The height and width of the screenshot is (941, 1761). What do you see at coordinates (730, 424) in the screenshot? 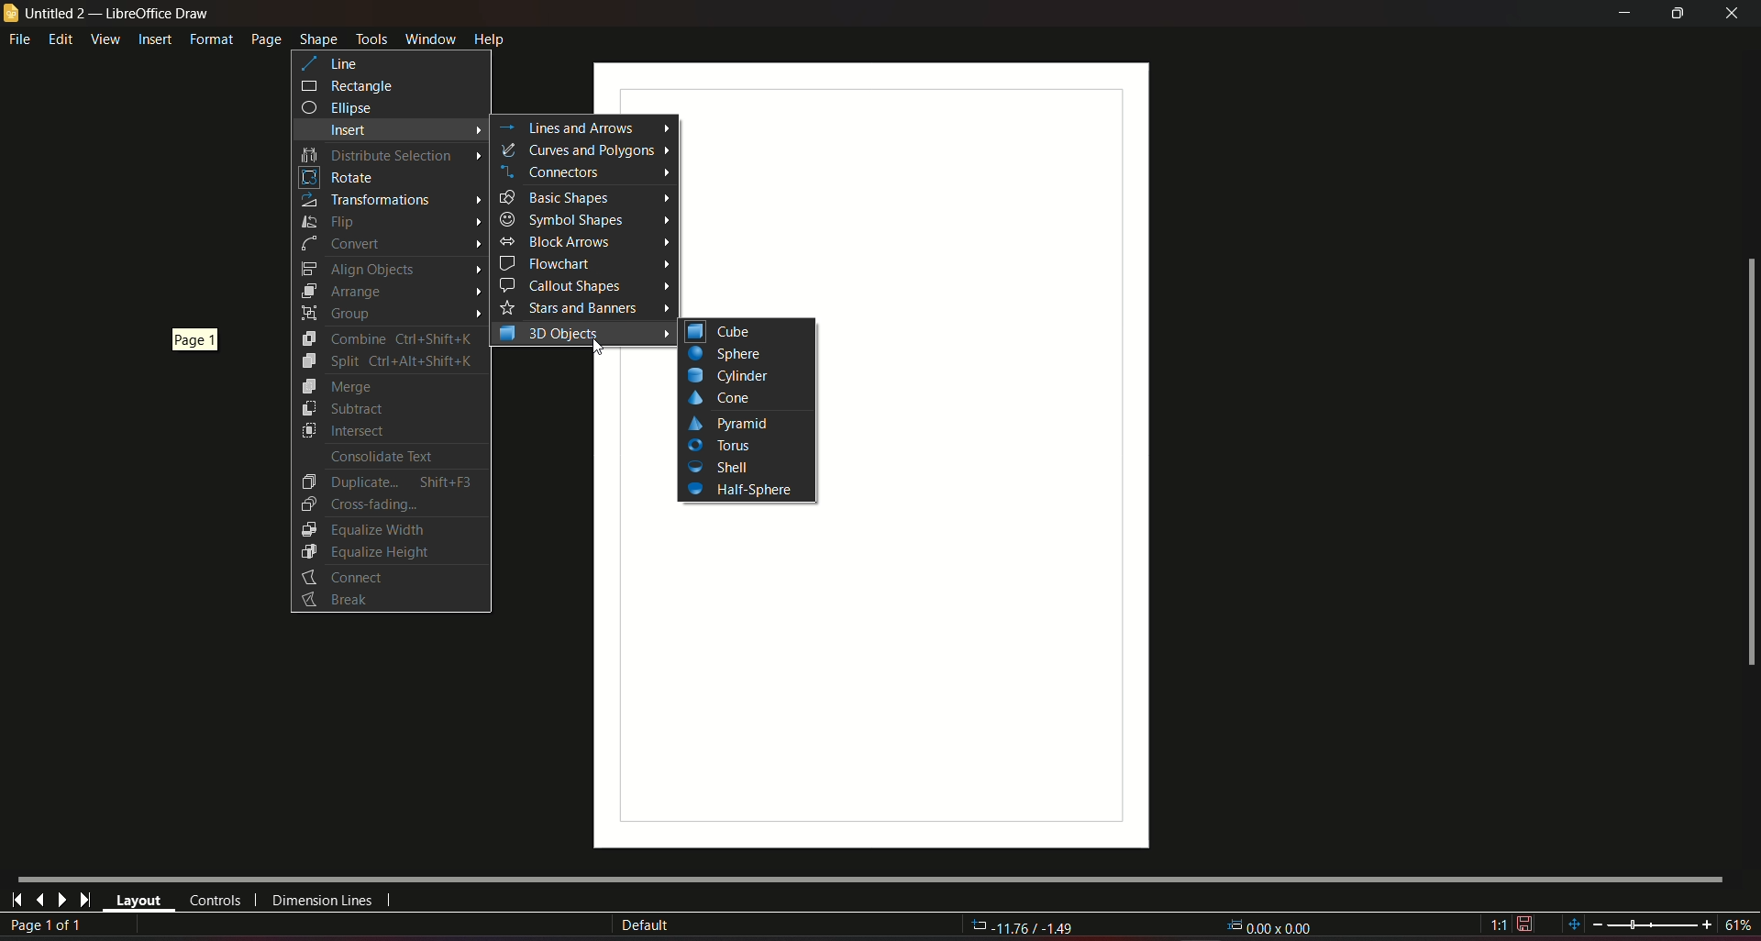
I see `Pyramid` at bounding box center [730, 424].